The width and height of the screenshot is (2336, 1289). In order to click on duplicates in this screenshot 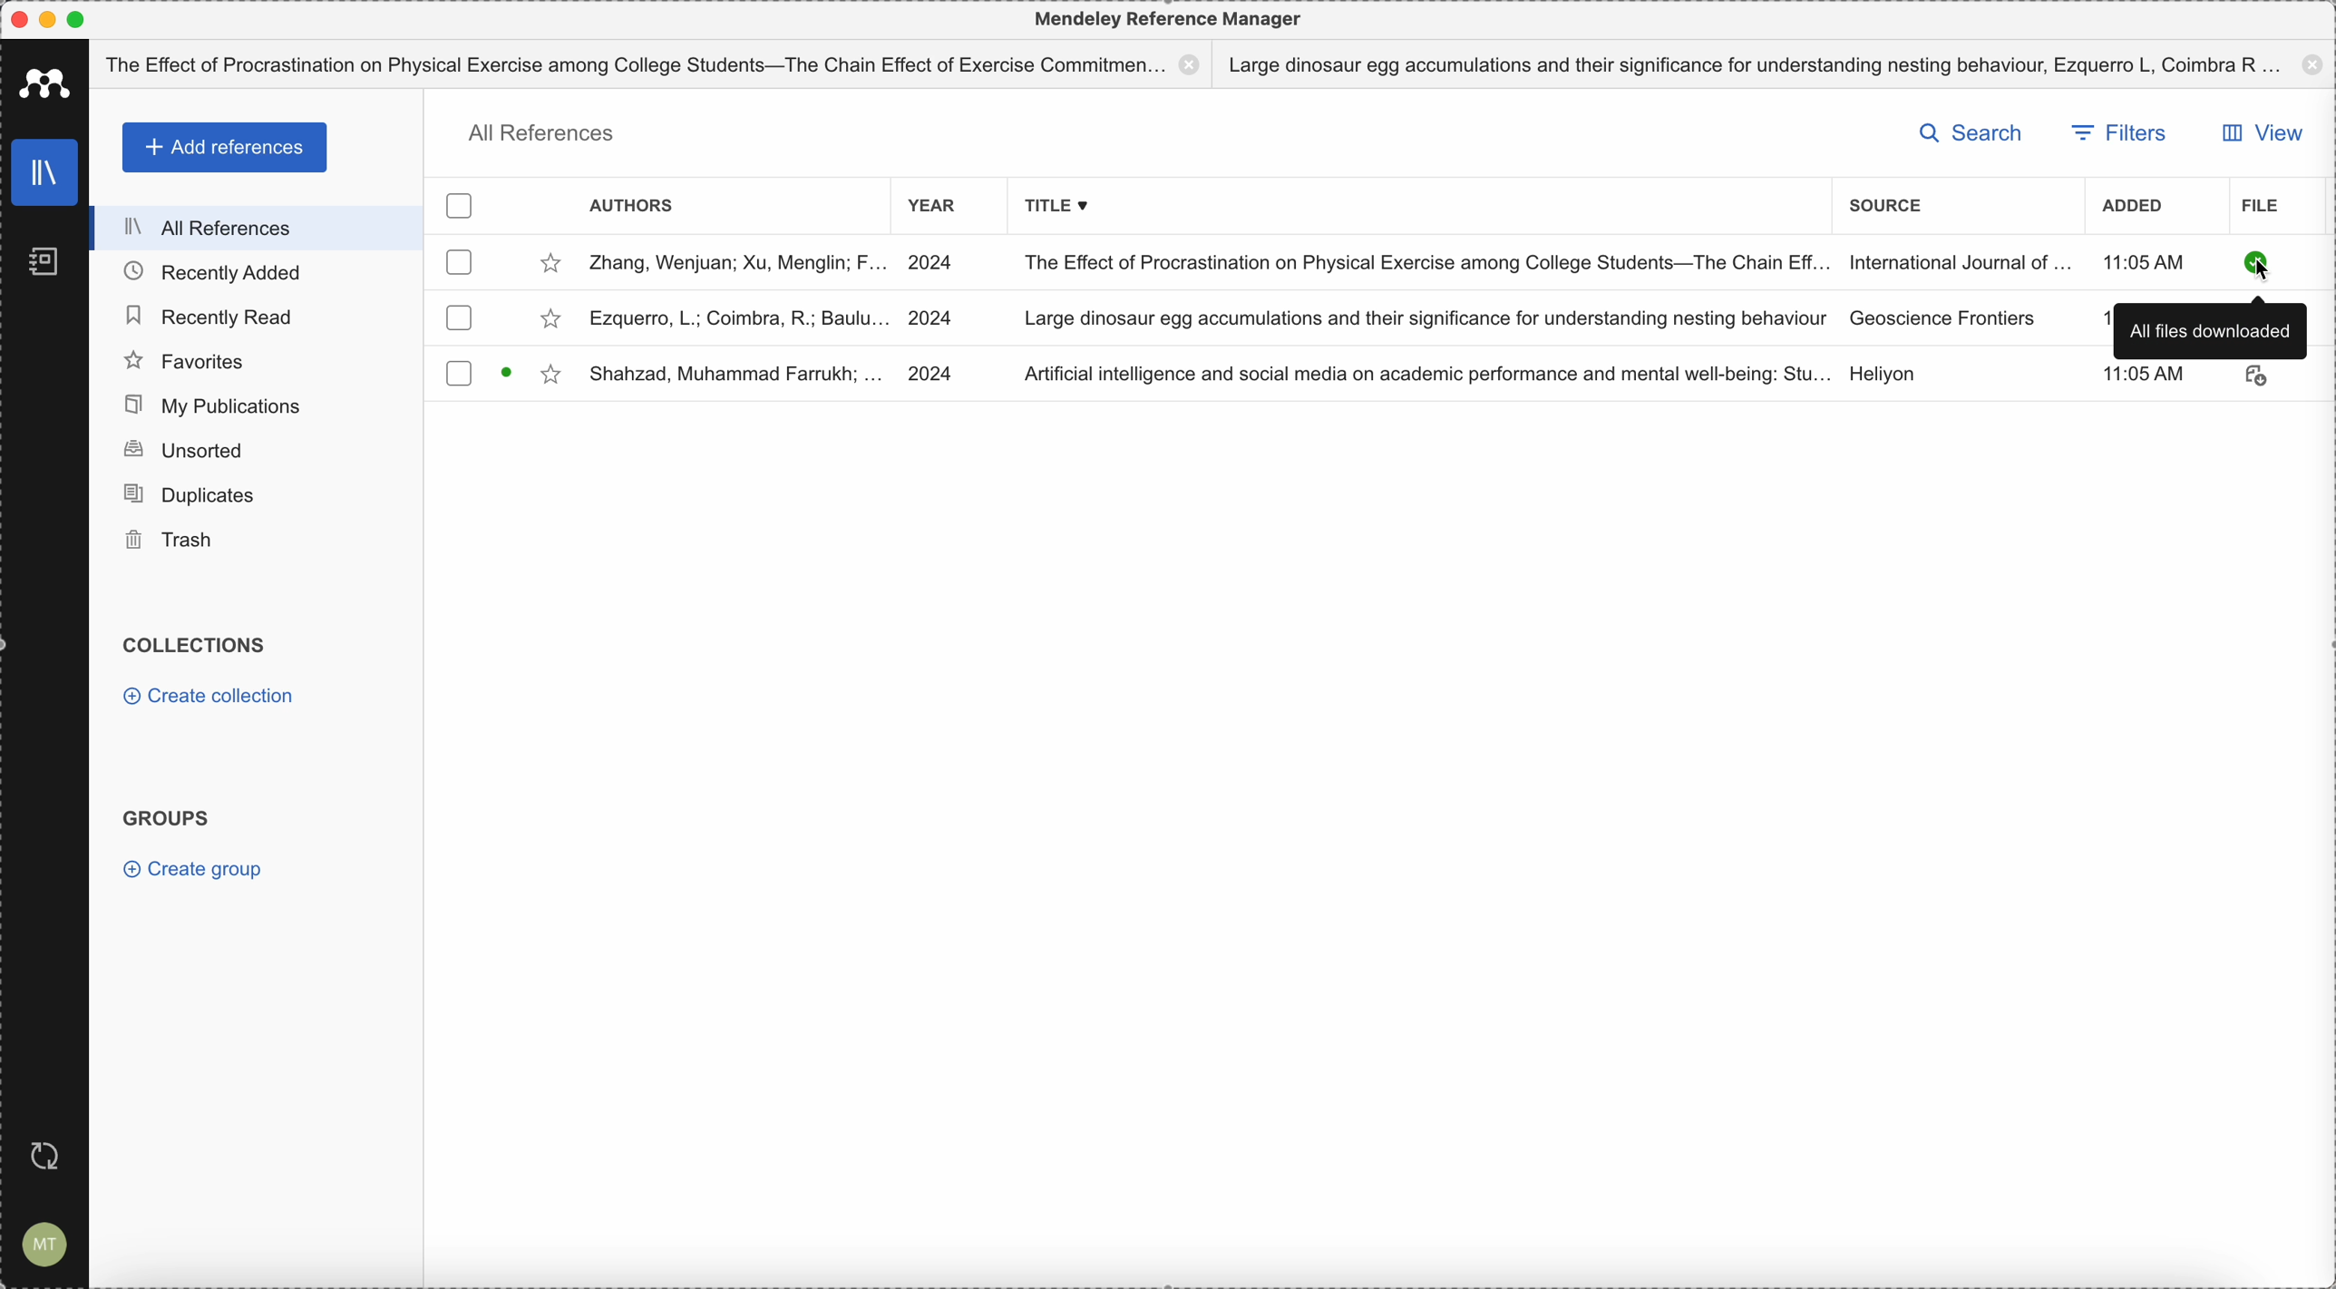, I will do `click(189, 494)`.